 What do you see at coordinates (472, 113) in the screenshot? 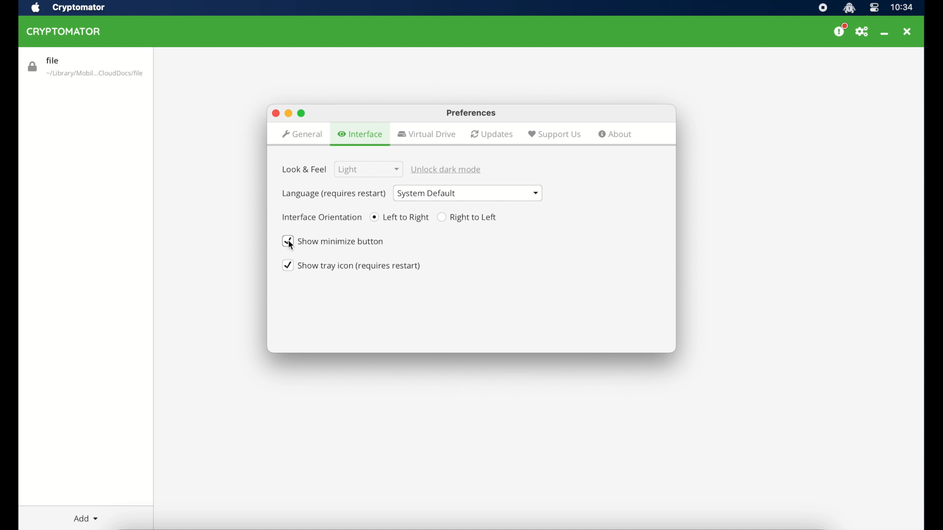
I see `preferences` at bounding box center [472, 113].